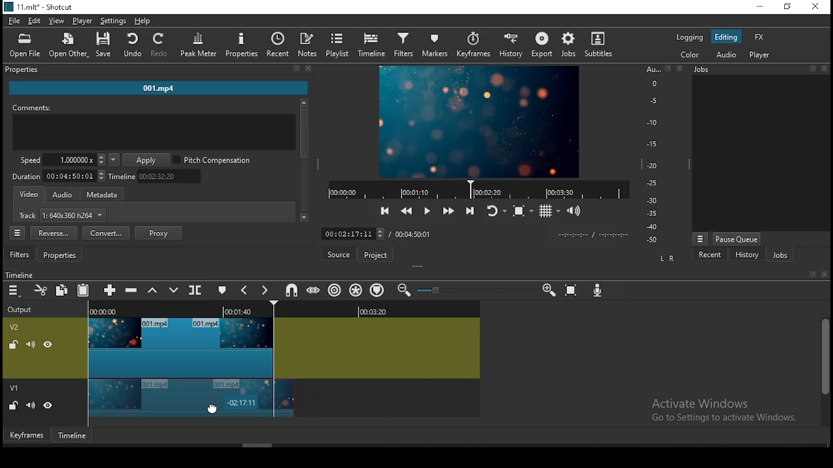  I want to click on (UN)HIDE, so click(49, 407).